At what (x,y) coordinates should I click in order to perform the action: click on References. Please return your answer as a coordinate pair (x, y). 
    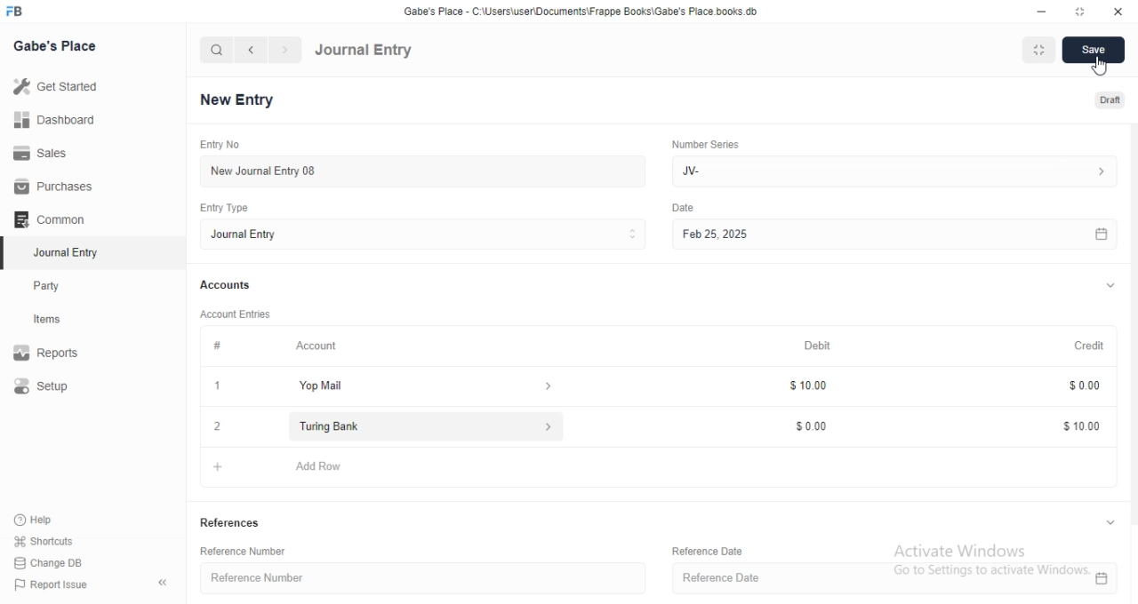
    Looking at the image, I should click on (233, 522).